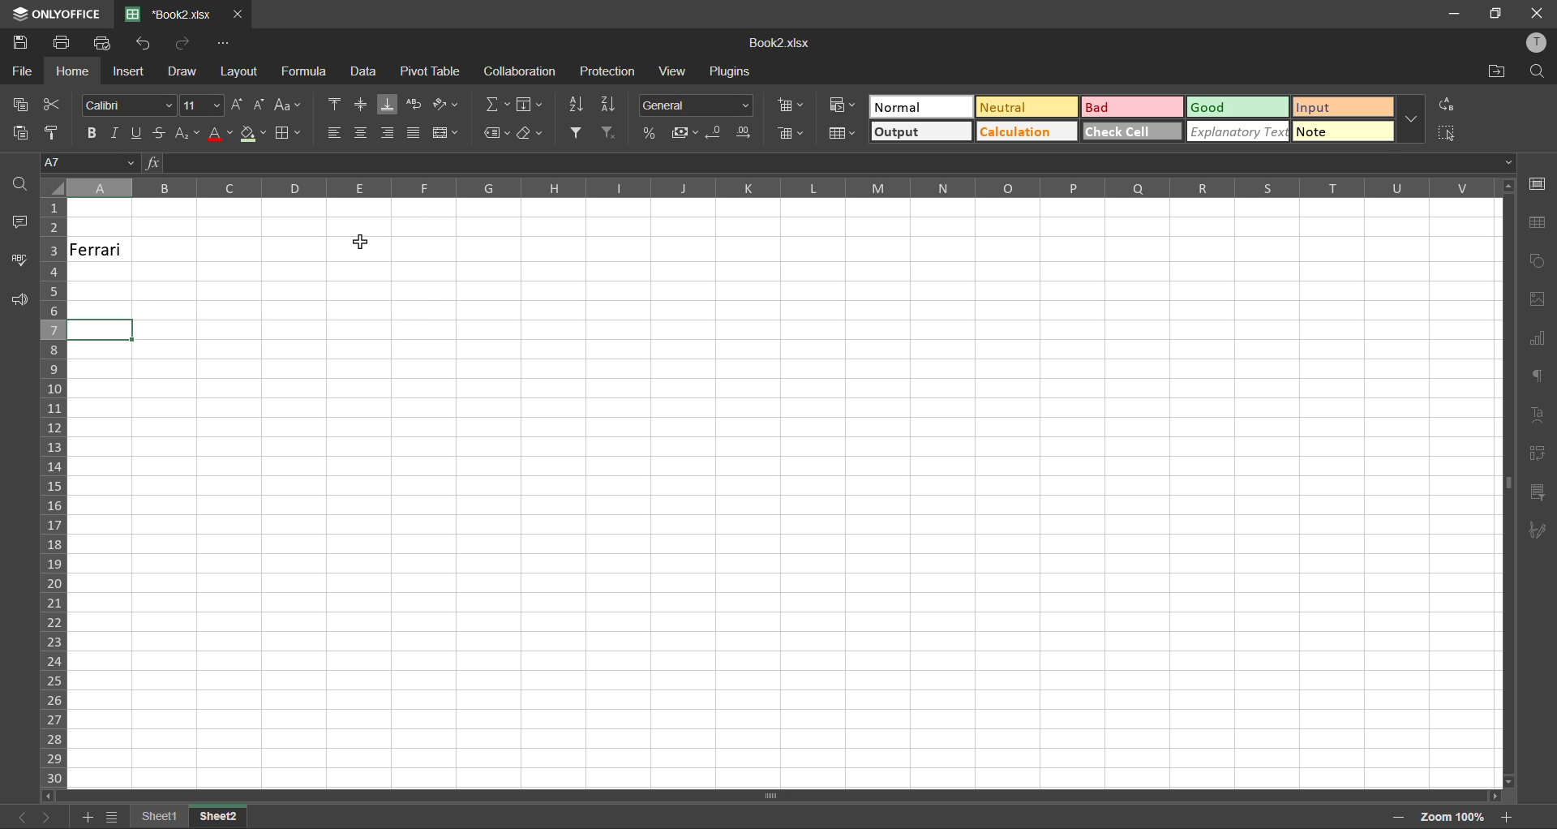 This screenshot has height=829, width=1557. Describe the element at coordinates (358, 244) in the screenshot. I see `Cursor` at that location.